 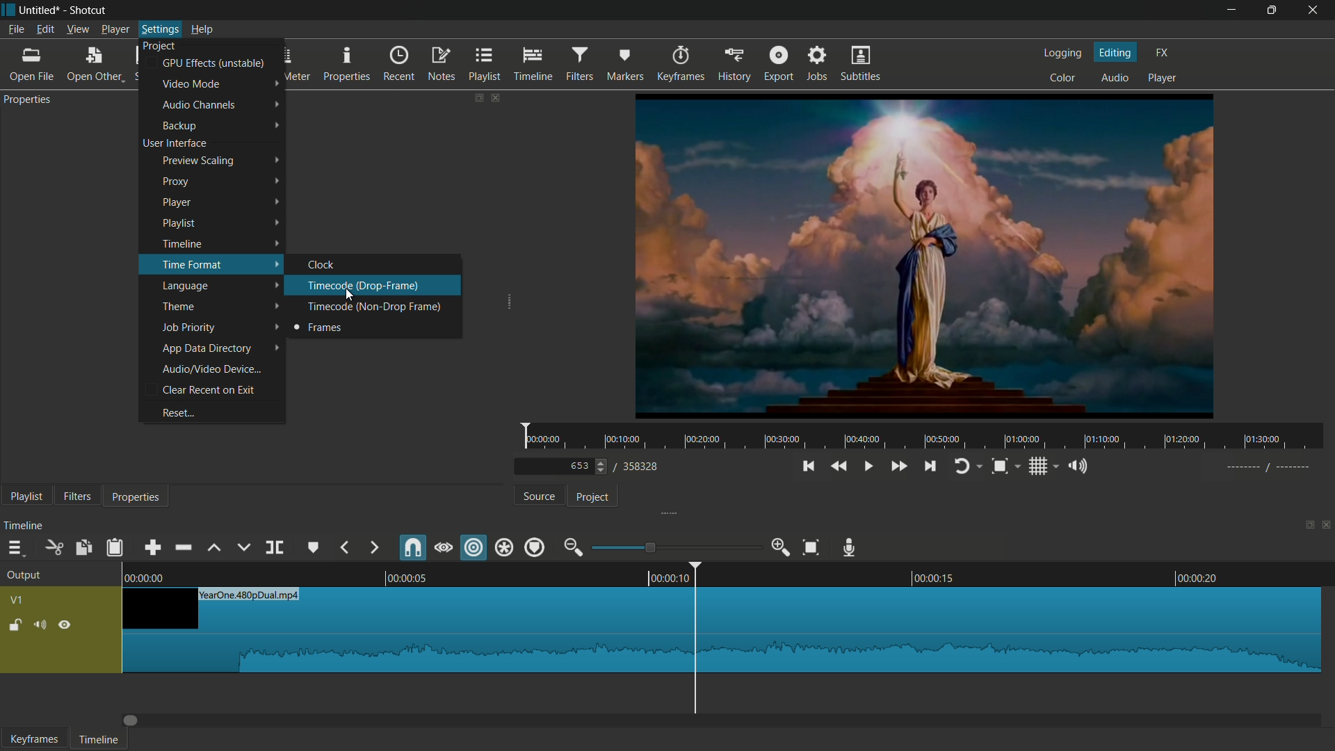 I want to click on playlist, so click(x=486, y=64).